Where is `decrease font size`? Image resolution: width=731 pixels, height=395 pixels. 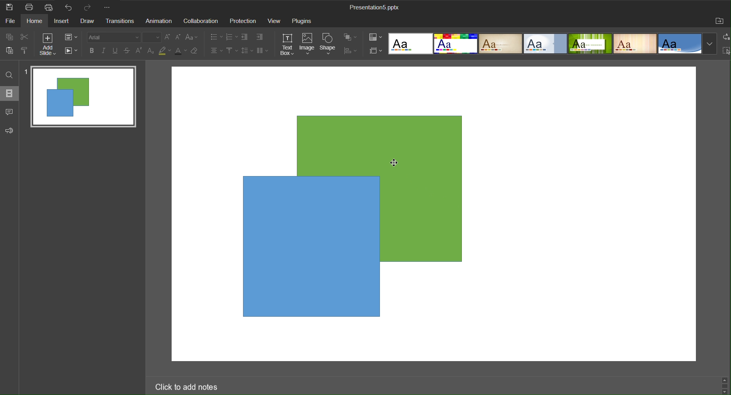
decrease font size is located at coordinates (179, 37).